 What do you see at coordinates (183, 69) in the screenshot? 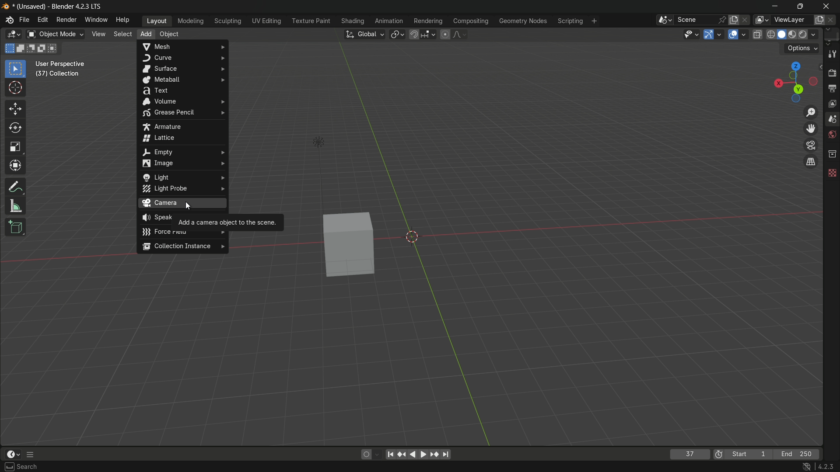
I see `surface` at bounding box center [183, 69].